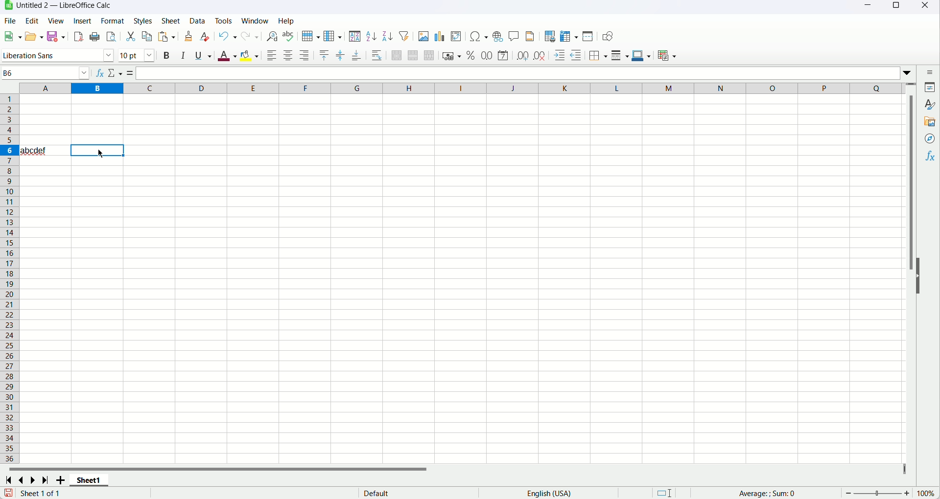  What do you see at coordinates (9, 279) in the screenshot?
I see `rows` at bounding box center [9, 279].